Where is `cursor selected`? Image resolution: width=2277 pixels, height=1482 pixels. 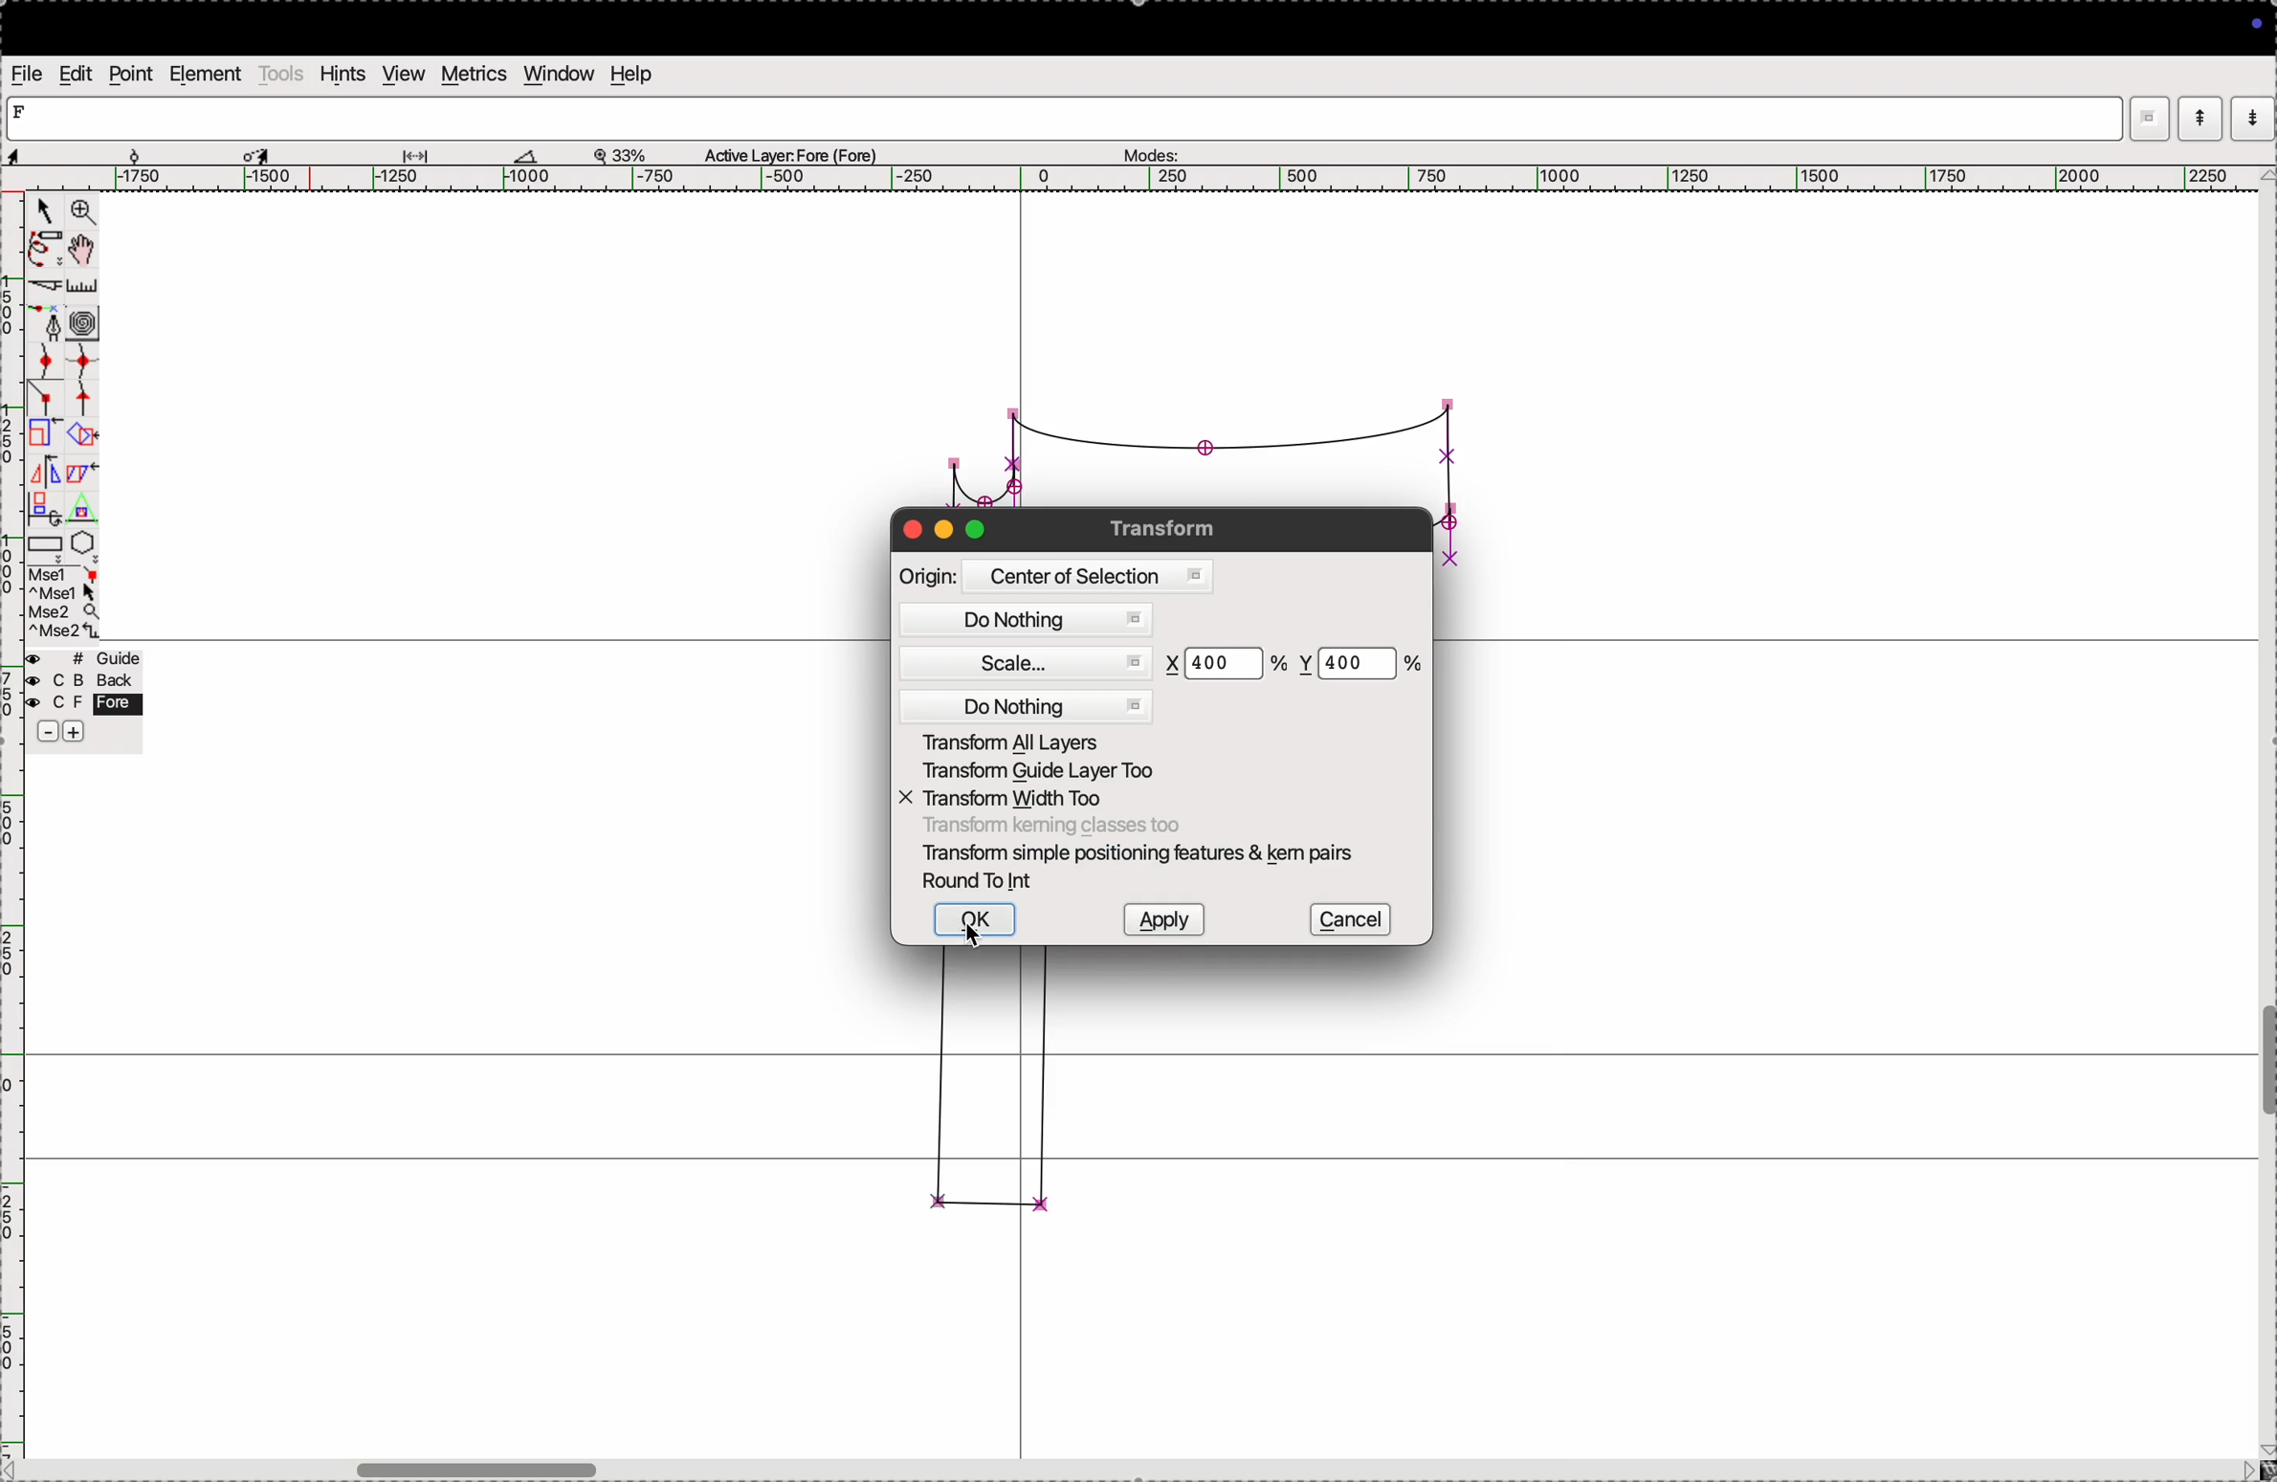
cursor selected is located at coordinates (259, 152).